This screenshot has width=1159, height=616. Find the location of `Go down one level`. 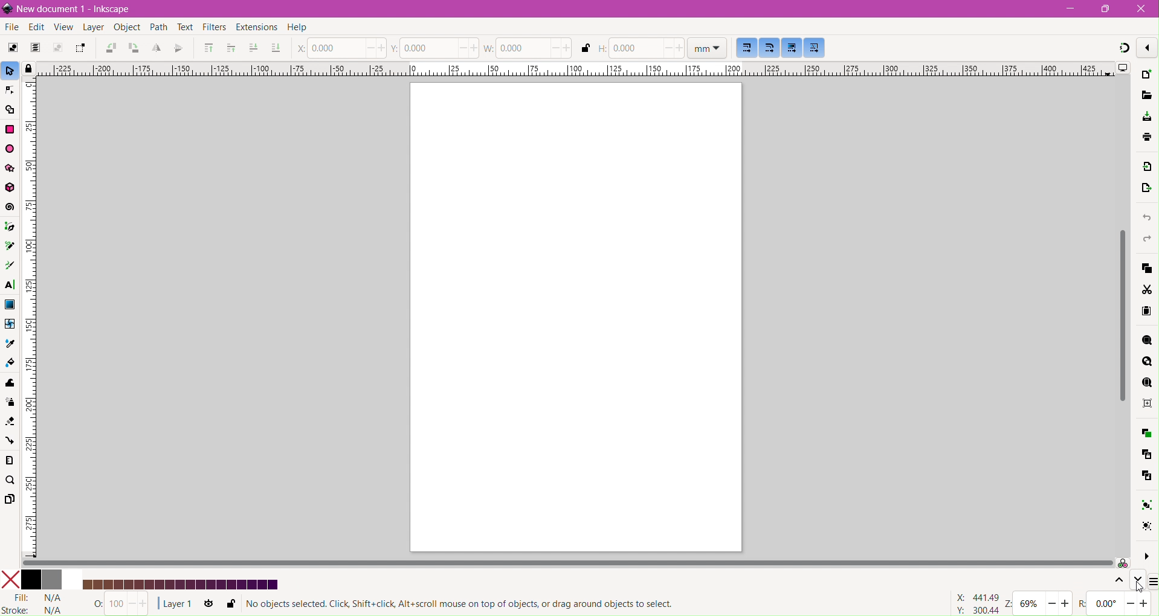

Go down one level is located at coordinates (1137, 582).